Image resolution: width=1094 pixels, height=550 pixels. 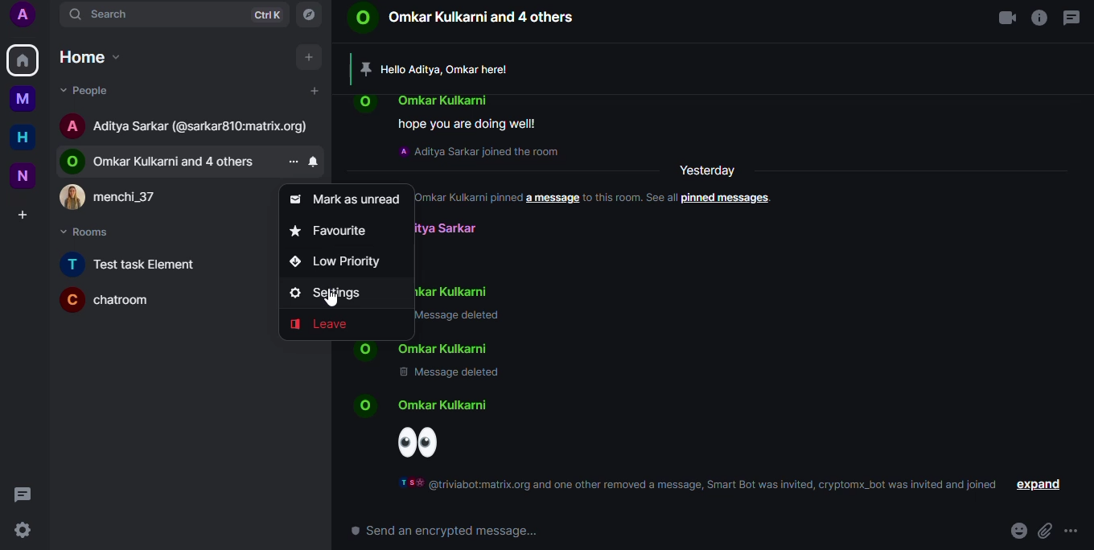 What do you see at coordinates (267, 15) in the screenshot?
I see `ctrlK` at bounding box center [267, 15].